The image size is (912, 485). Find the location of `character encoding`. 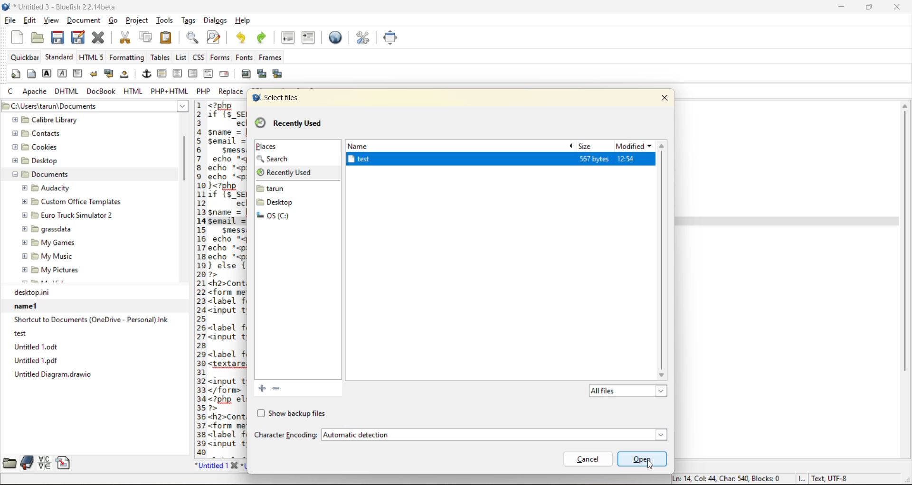

character encoding is located at coordinates (285, 435).